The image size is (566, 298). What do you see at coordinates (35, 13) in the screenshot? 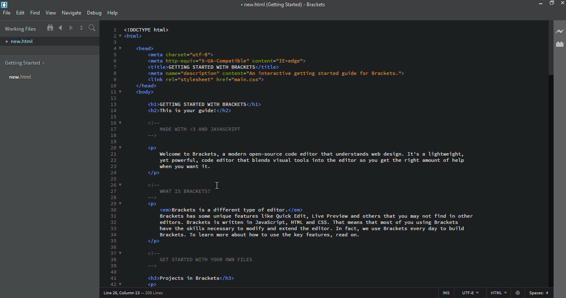
I see `find` at bounding box center [35, 13].